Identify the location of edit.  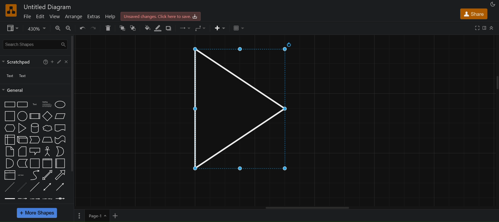
(58, 62).